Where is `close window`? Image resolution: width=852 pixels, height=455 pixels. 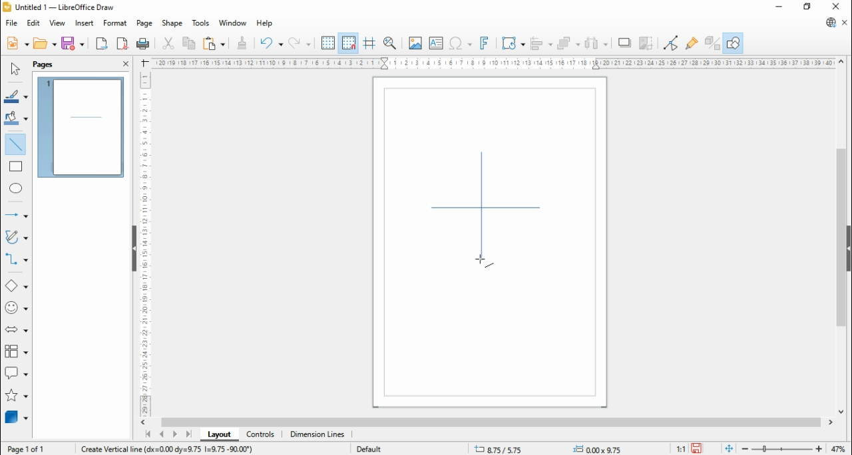
close window is located at coordinates (834, 7).